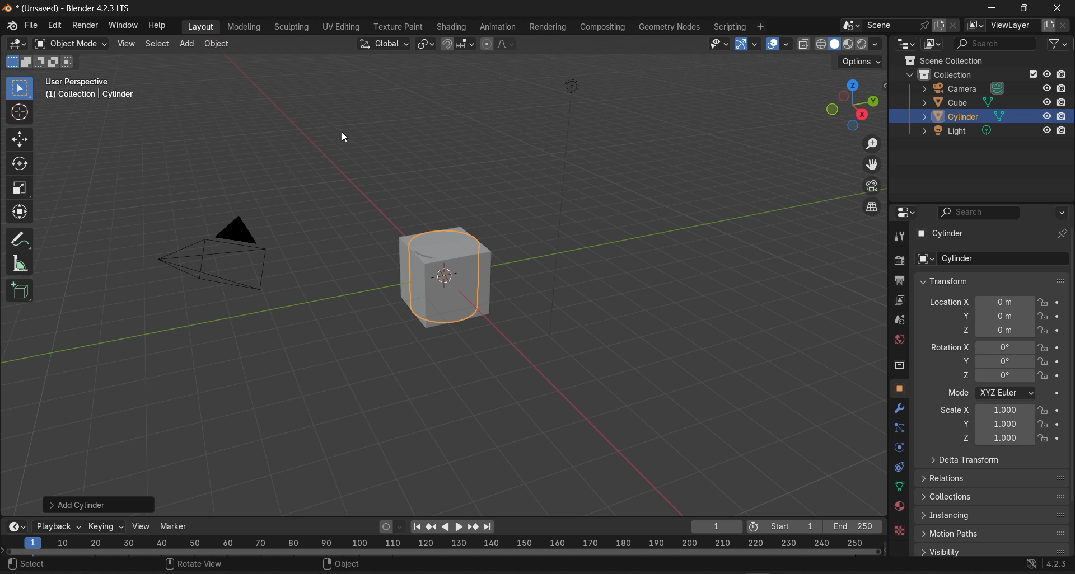 The image size is (1075, 574). Describe the element at coordinates (1059, 410) in the screenshot. I see `animate property` at that location.